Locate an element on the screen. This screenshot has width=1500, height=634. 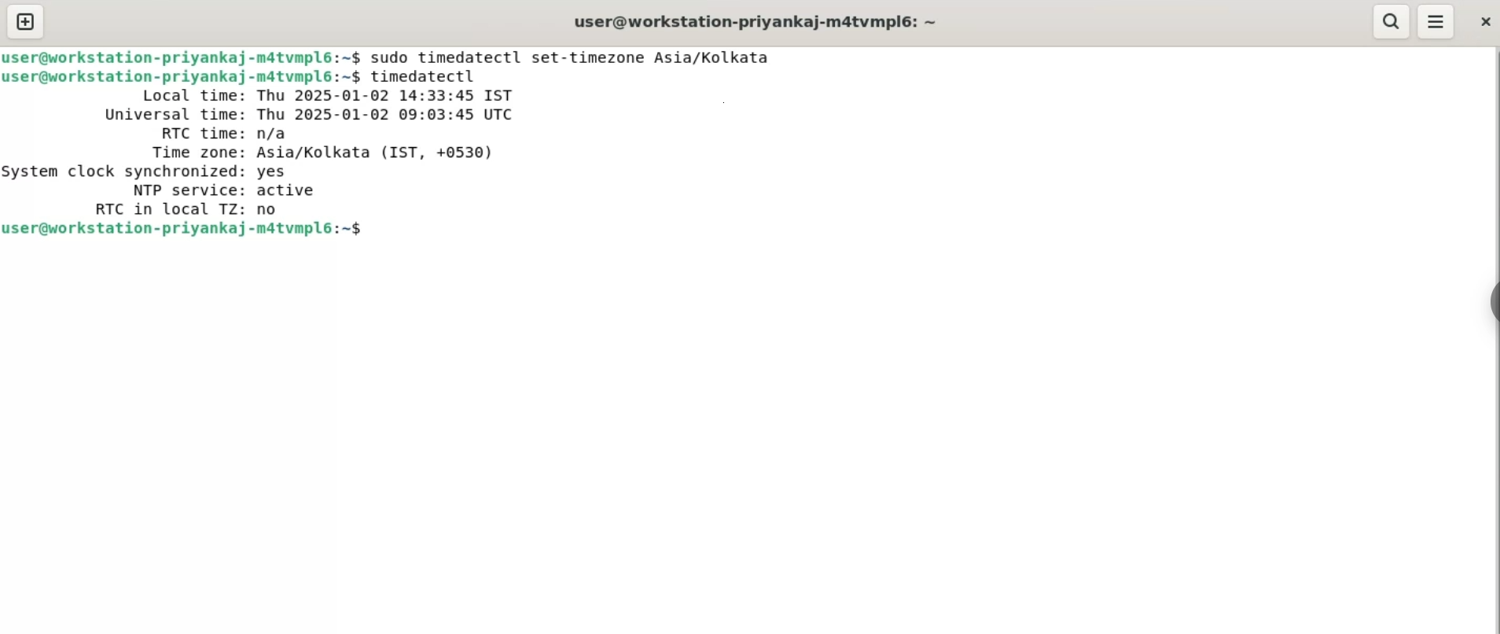
user@workstation-priyankaj-matvmplé:~$ is located at coordinates (183, 57).